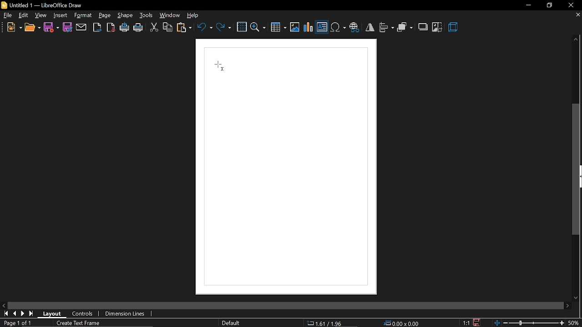 The image size is (582, 327). What do you see at coordinates (232, 323) in the screenshot?
I see `page style` at bounding box center [232, 323].